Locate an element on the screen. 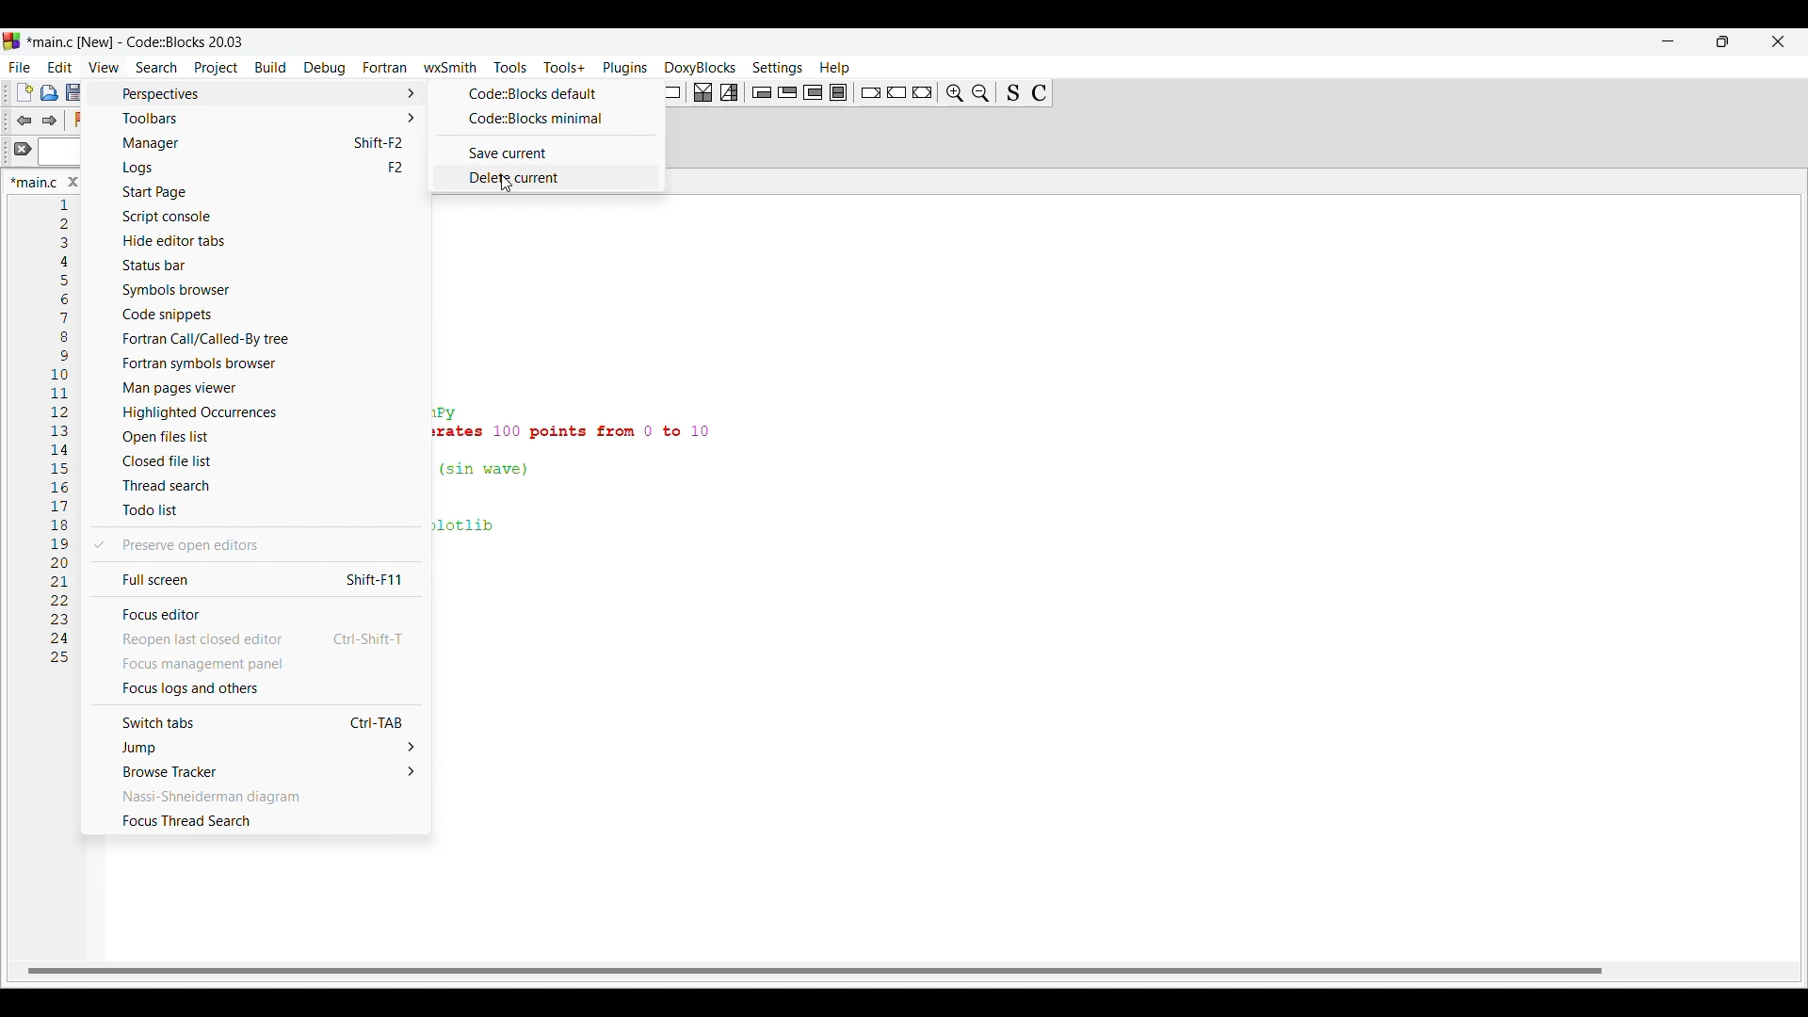 The width and height of the screenshot is (1808, 1017). Script console is located at coordinates (262, 217).